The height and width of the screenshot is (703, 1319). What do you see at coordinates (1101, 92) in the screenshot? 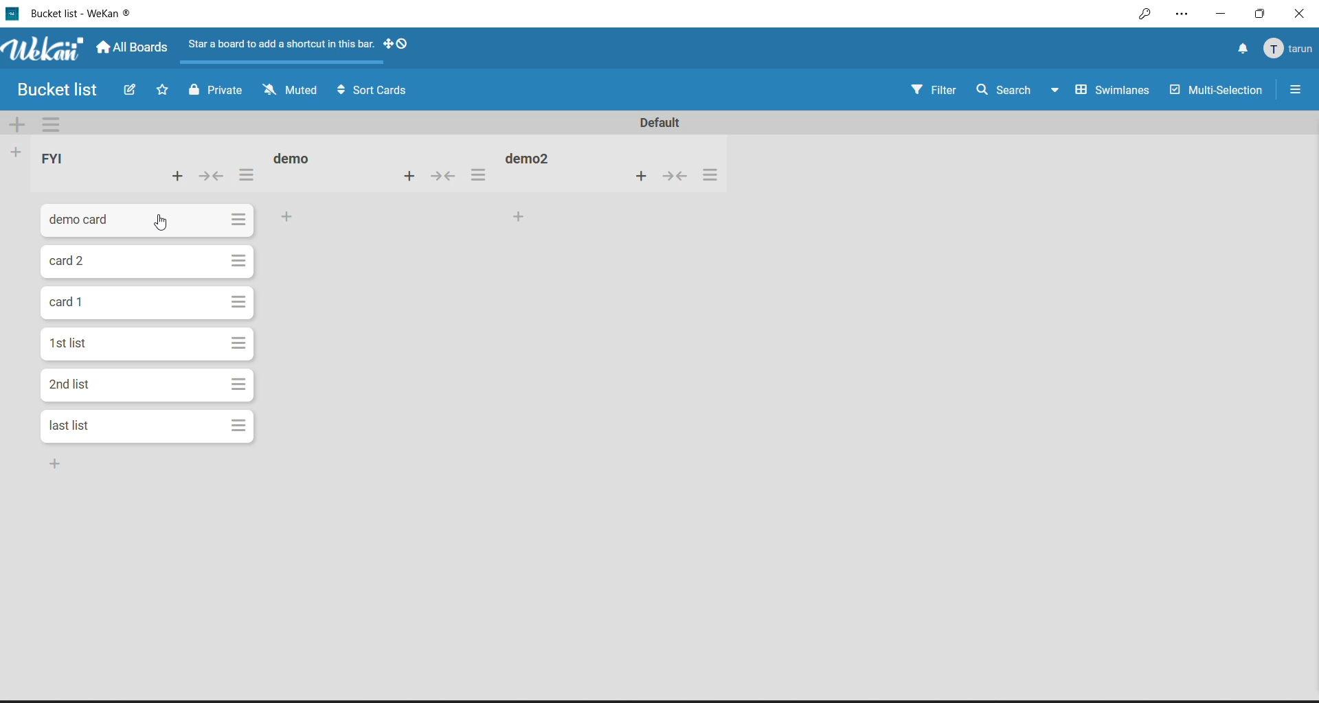
I see `board view` at bounding box center [1101, 92].